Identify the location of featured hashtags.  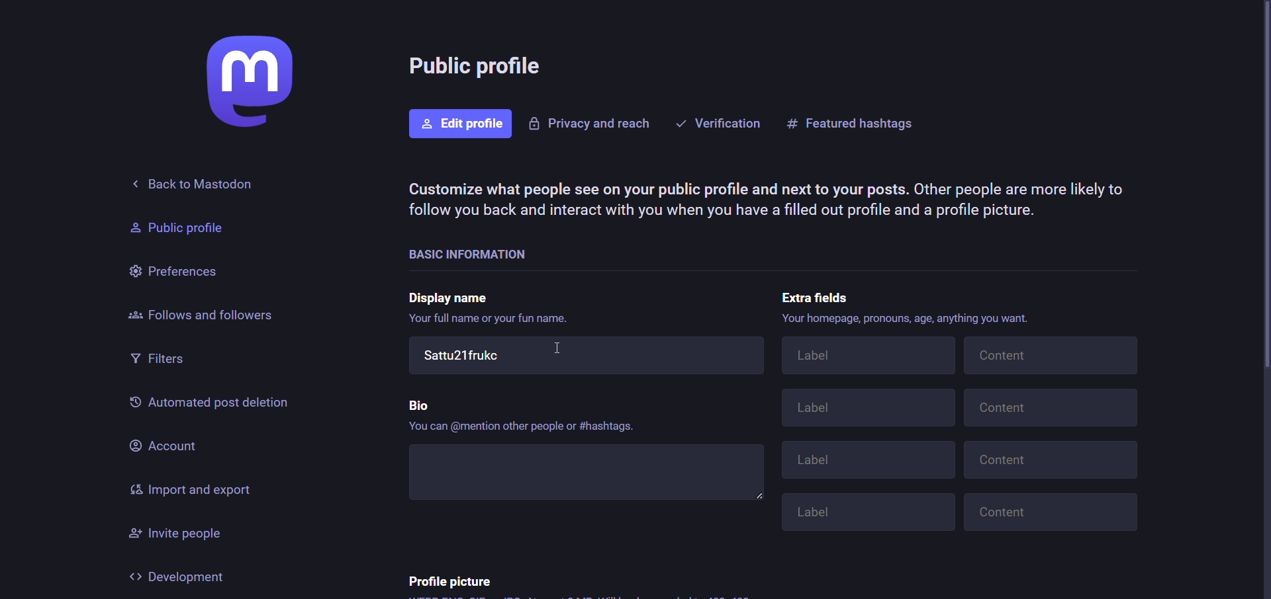
(853, 122).